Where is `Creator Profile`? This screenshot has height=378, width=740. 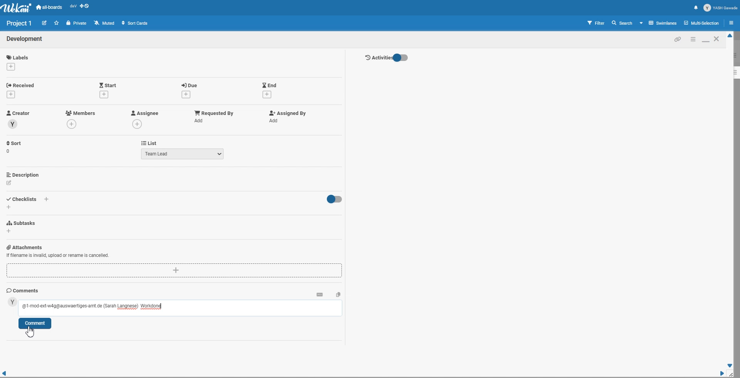 Creator Profile is located at coordinates (18, 113).